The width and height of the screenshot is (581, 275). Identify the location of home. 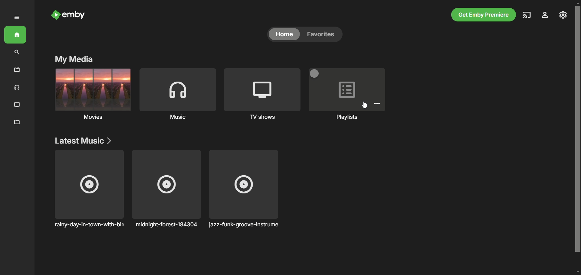
(284, 34).